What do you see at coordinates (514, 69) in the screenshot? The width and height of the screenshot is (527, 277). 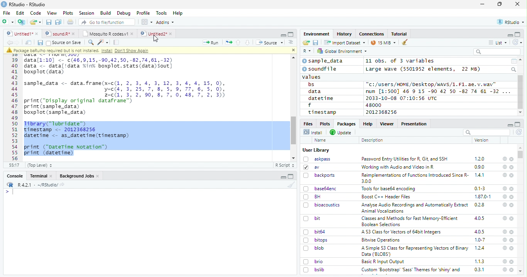 I see `Search` at bounding box center [514, 69].